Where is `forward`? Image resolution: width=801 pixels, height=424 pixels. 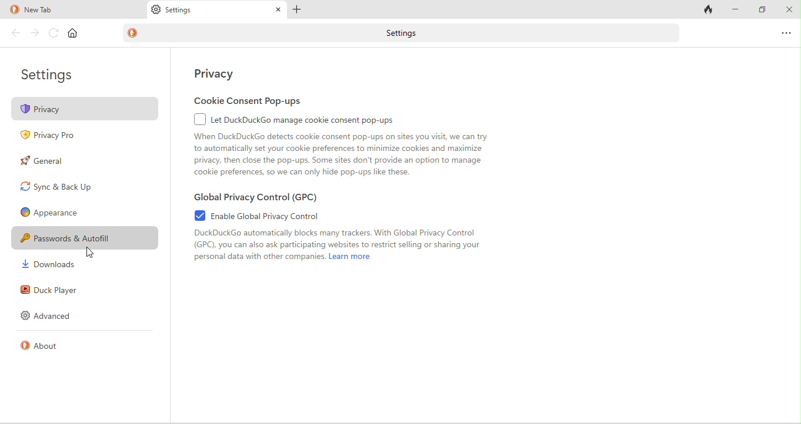 forward is located at coordinates (35, 33).